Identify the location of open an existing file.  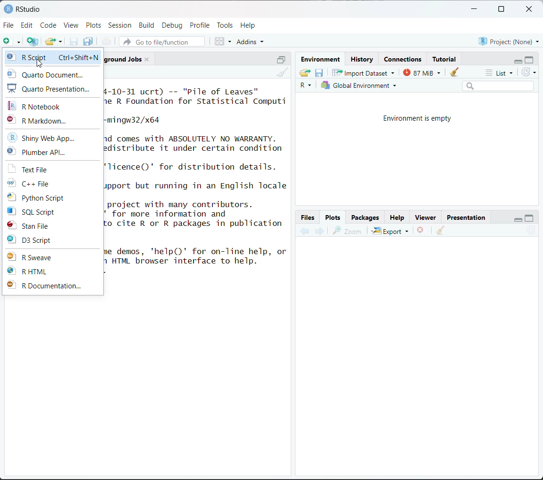
(50, 40).